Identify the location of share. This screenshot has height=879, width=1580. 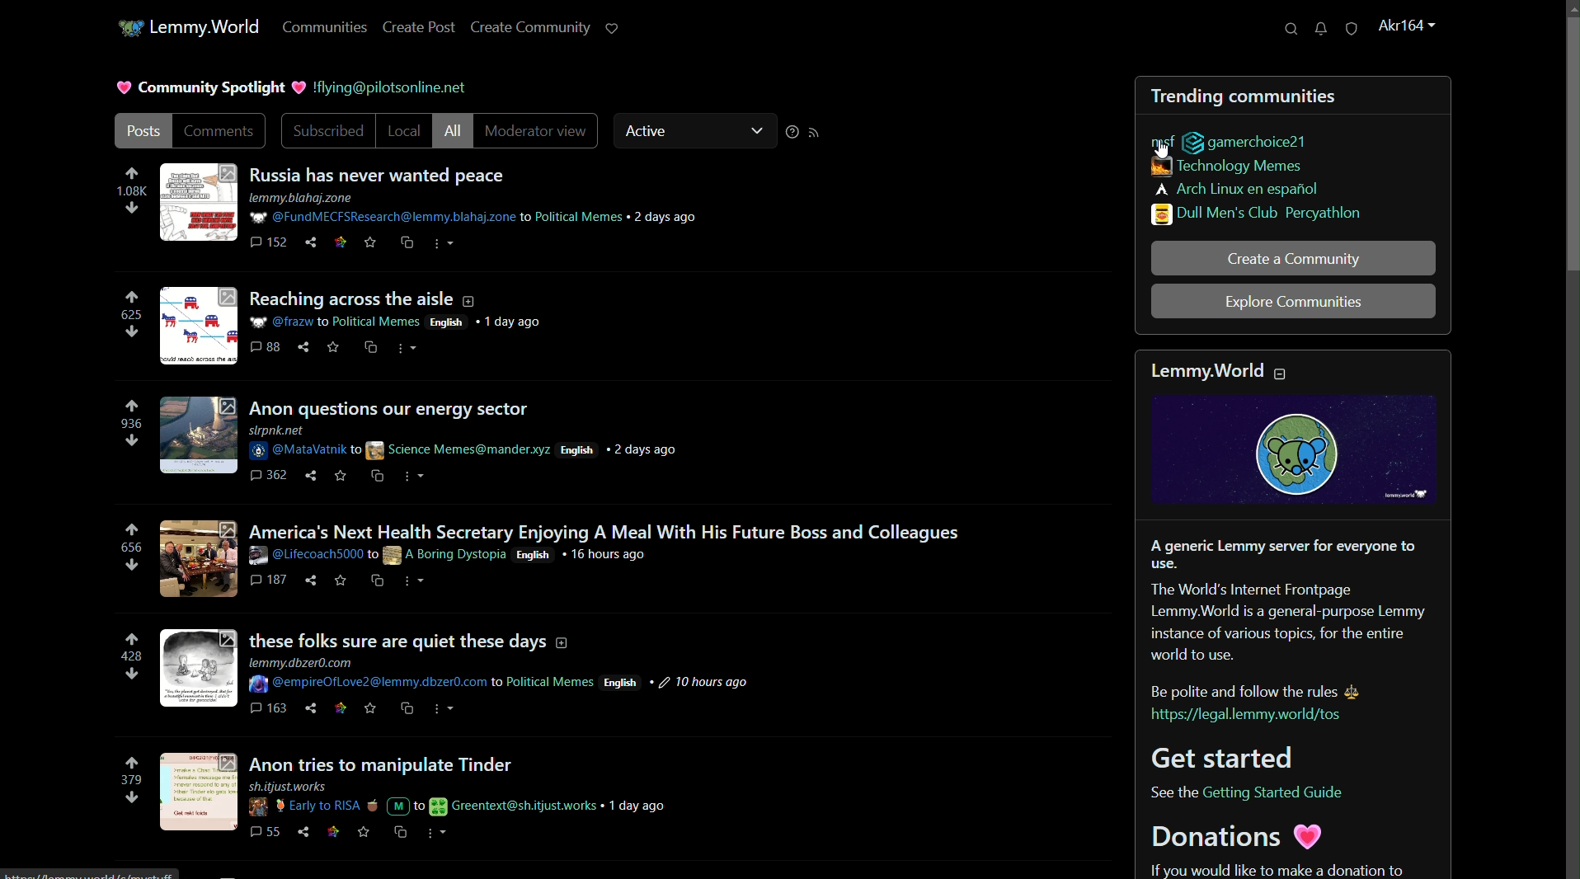
(308, 472).